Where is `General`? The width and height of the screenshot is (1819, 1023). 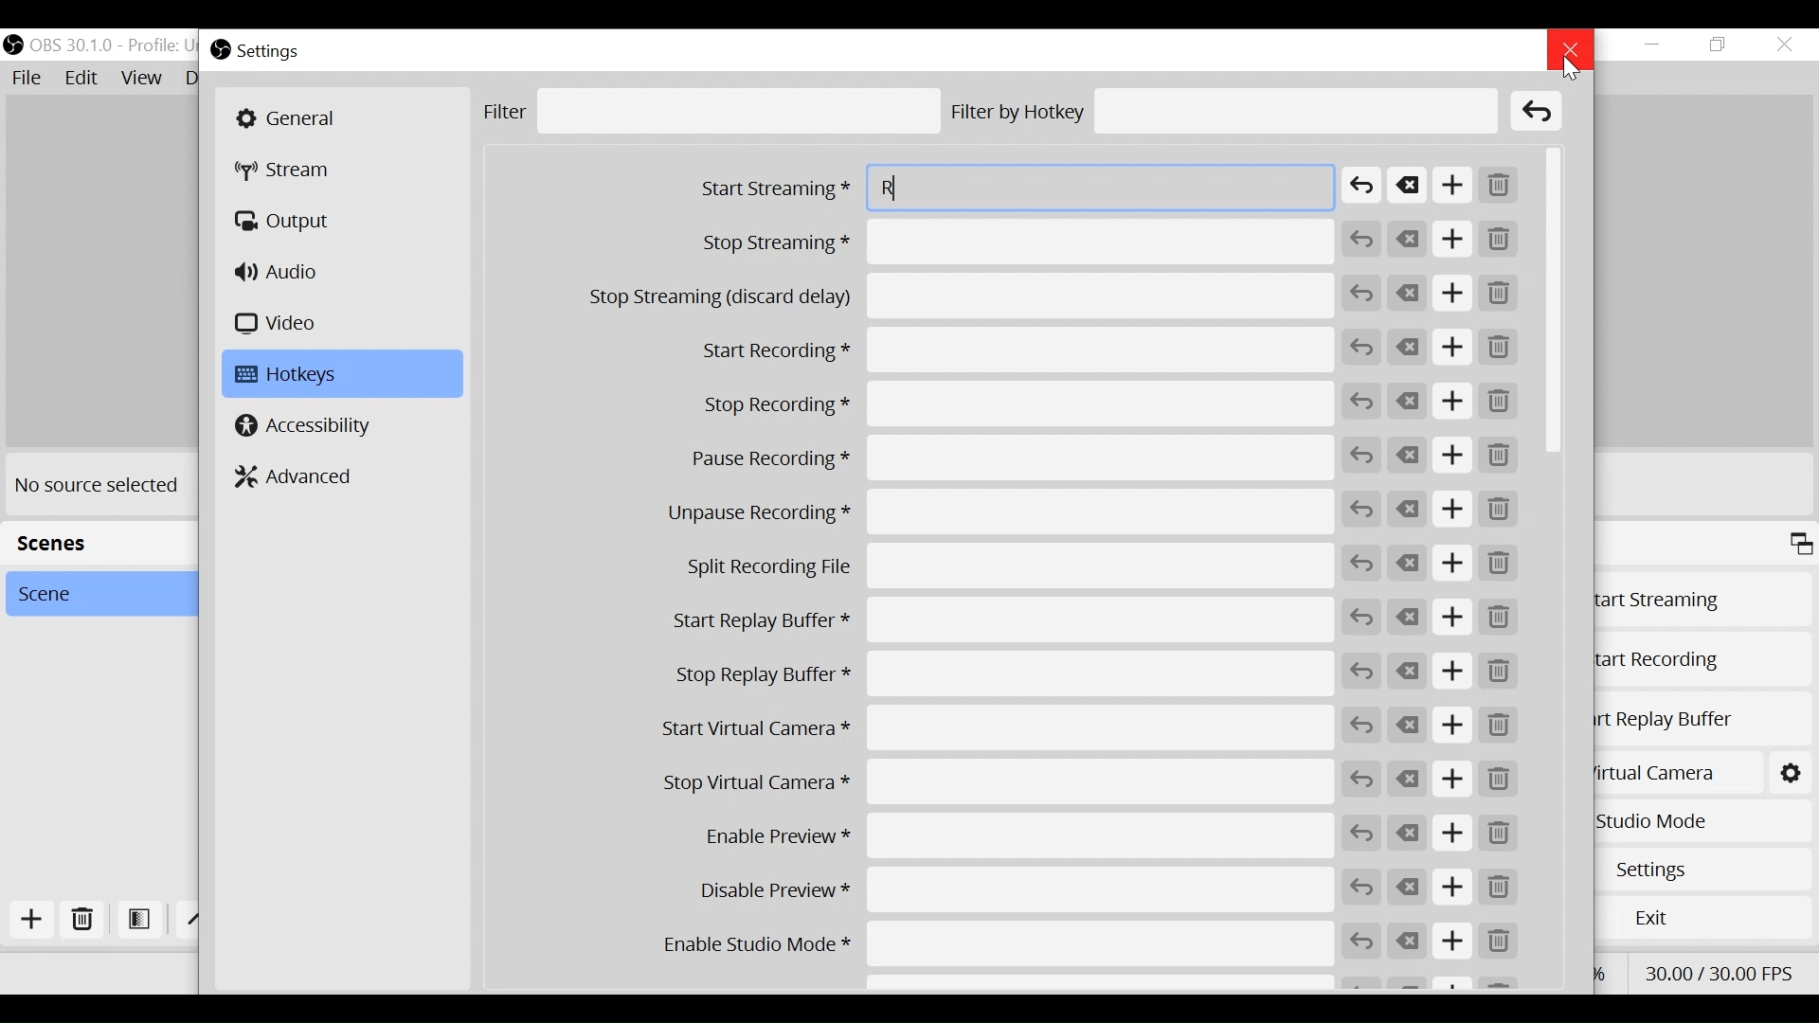 General is located at coordinates (342, 117).